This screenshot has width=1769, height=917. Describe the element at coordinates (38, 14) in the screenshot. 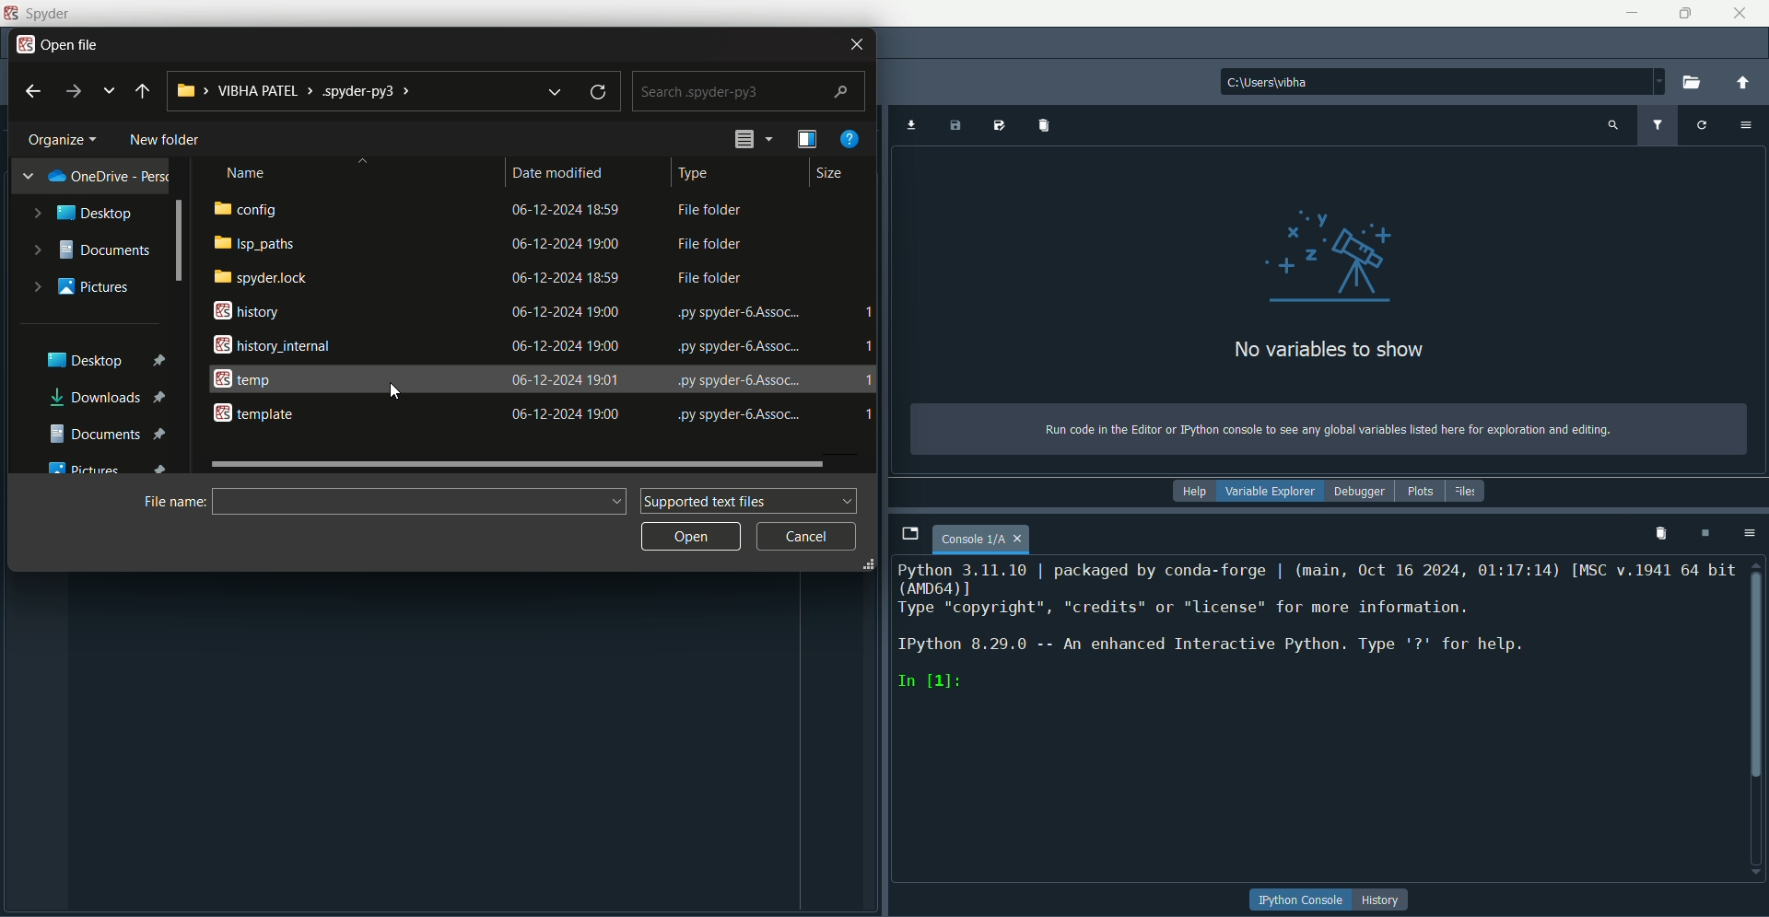

I see `name and logo` at that location.